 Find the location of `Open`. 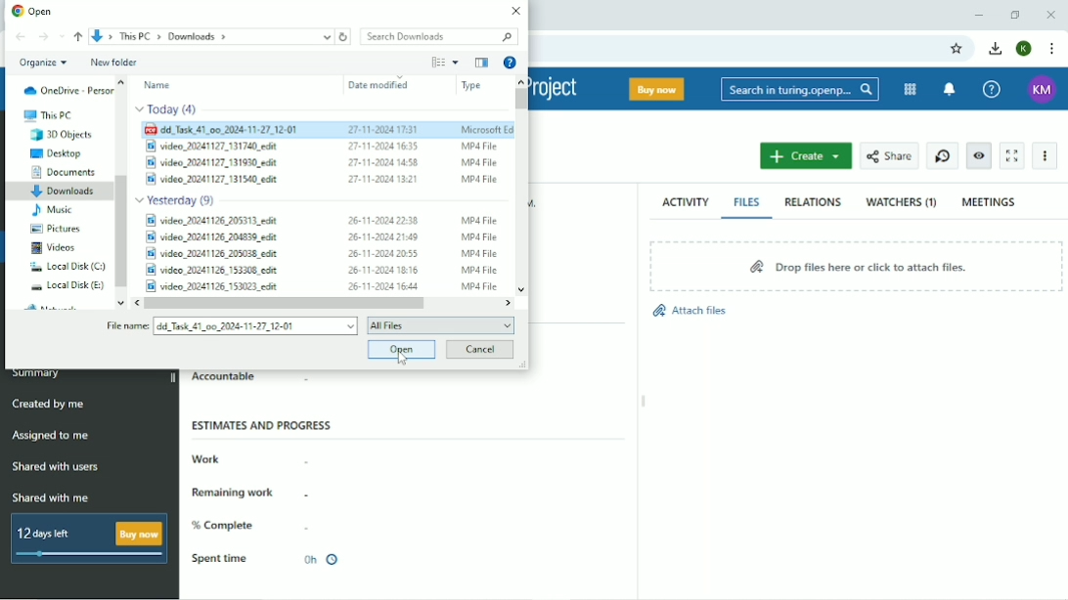

Open is located at coordinates (399, 350).